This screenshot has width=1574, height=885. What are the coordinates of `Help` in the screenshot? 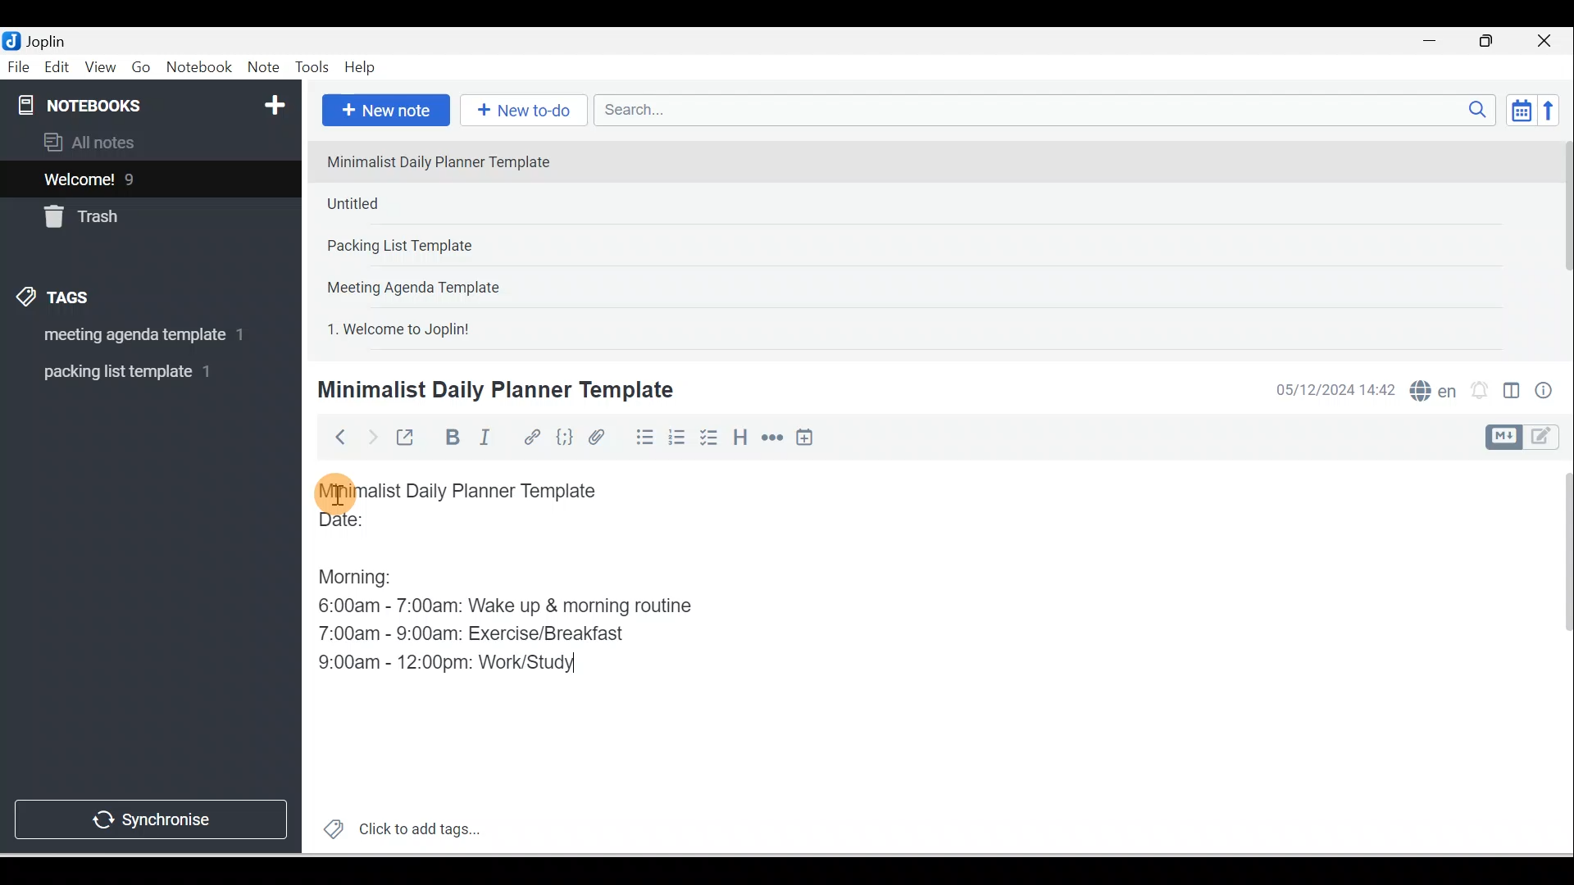 It's located at (361, 68).